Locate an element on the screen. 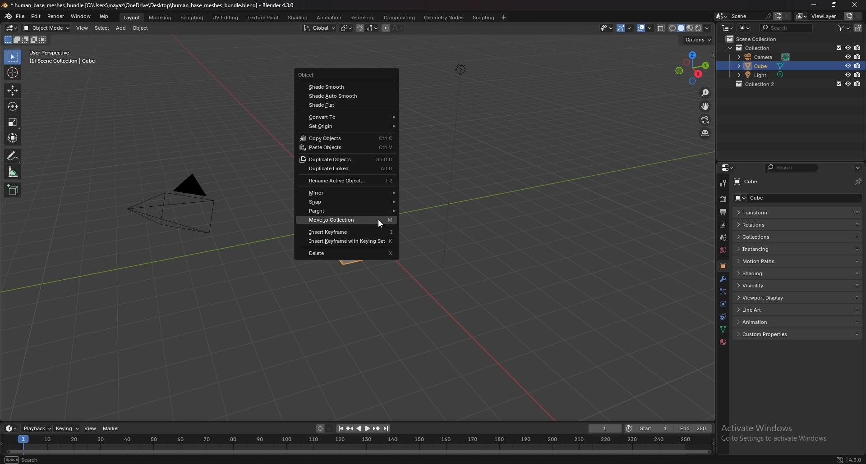 This screenshot has width=866, height=464. camera is located at coordinates (767, 56).